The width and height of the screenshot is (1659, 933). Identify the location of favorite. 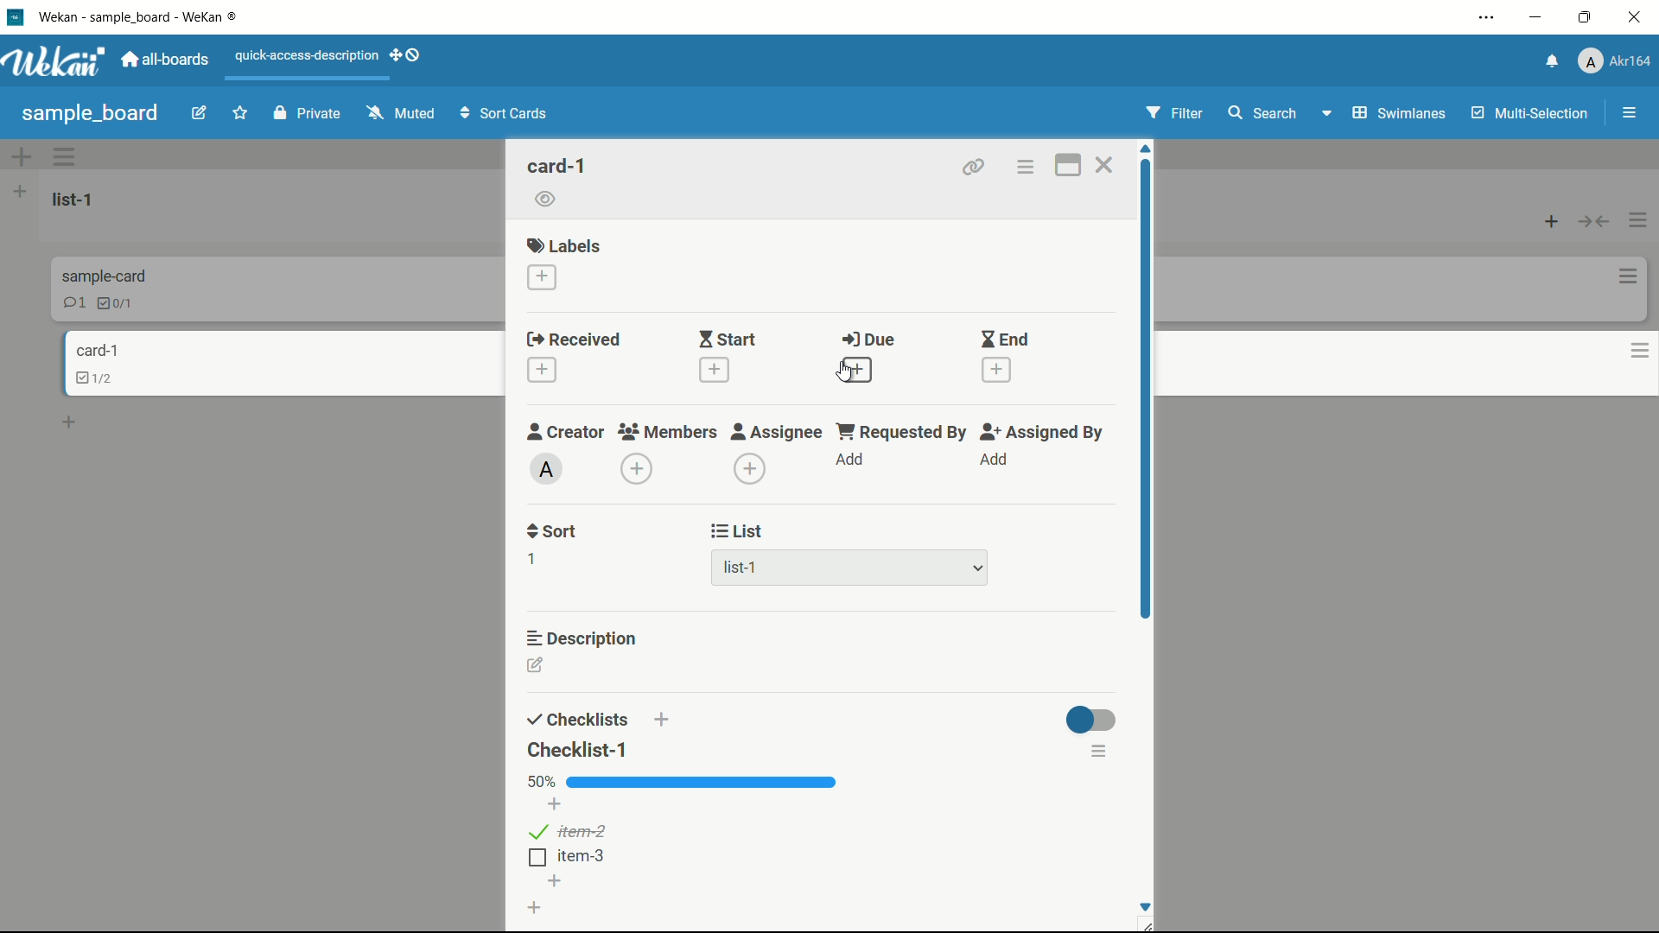
(238, 115).